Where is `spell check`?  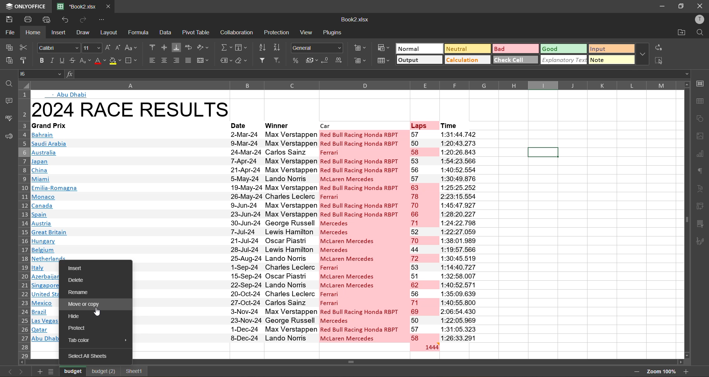
spell check is located at coordinates (8, 118).